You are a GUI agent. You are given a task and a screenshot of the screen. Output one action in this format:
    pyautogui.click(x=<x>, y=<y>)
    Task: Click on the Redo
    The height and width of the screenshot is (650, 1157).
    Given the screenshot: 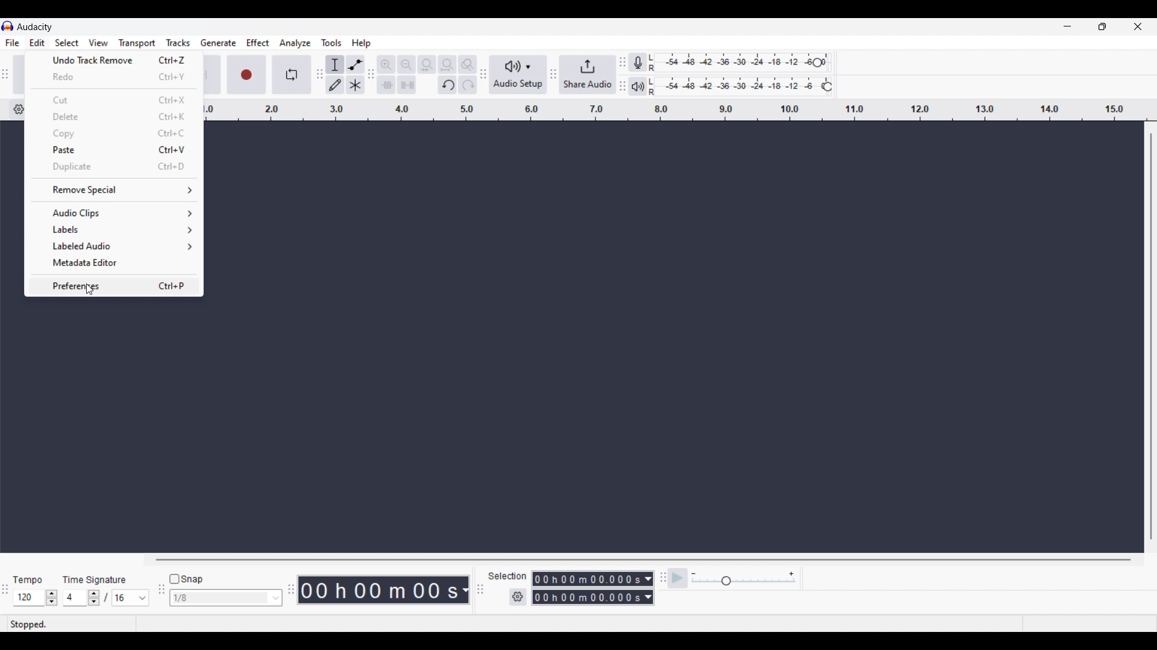 What is the action you would take?
    pyautogui.click(x=467, y=84)
    